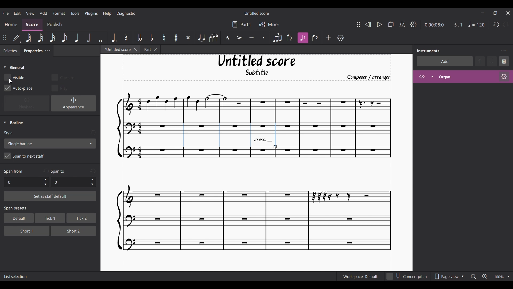 The image size is (513, 289). I want to click on Organ settings, so click(504, 77).